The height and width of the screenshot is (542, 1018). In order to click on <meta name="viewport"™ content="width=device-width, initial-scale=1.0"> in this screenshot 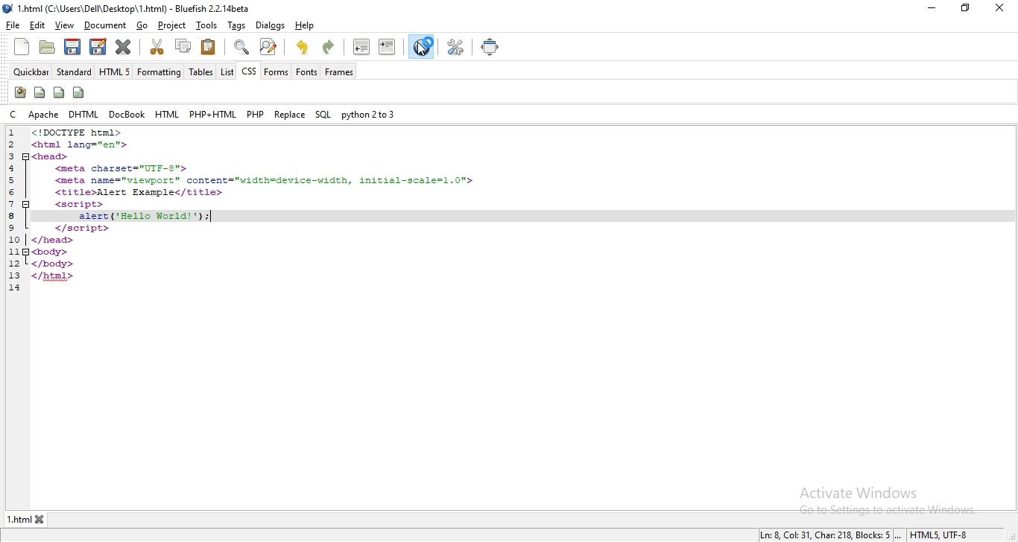, I will do `click(265, 180)`.